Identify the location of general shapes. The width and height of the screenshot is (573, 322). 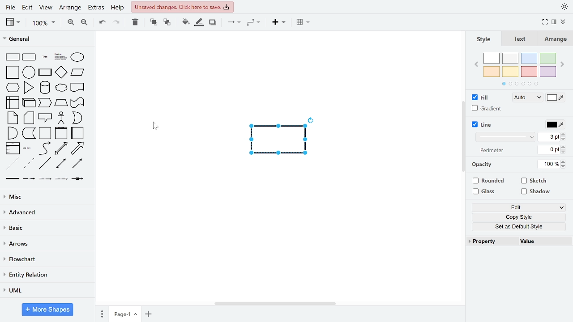
(77, 103).